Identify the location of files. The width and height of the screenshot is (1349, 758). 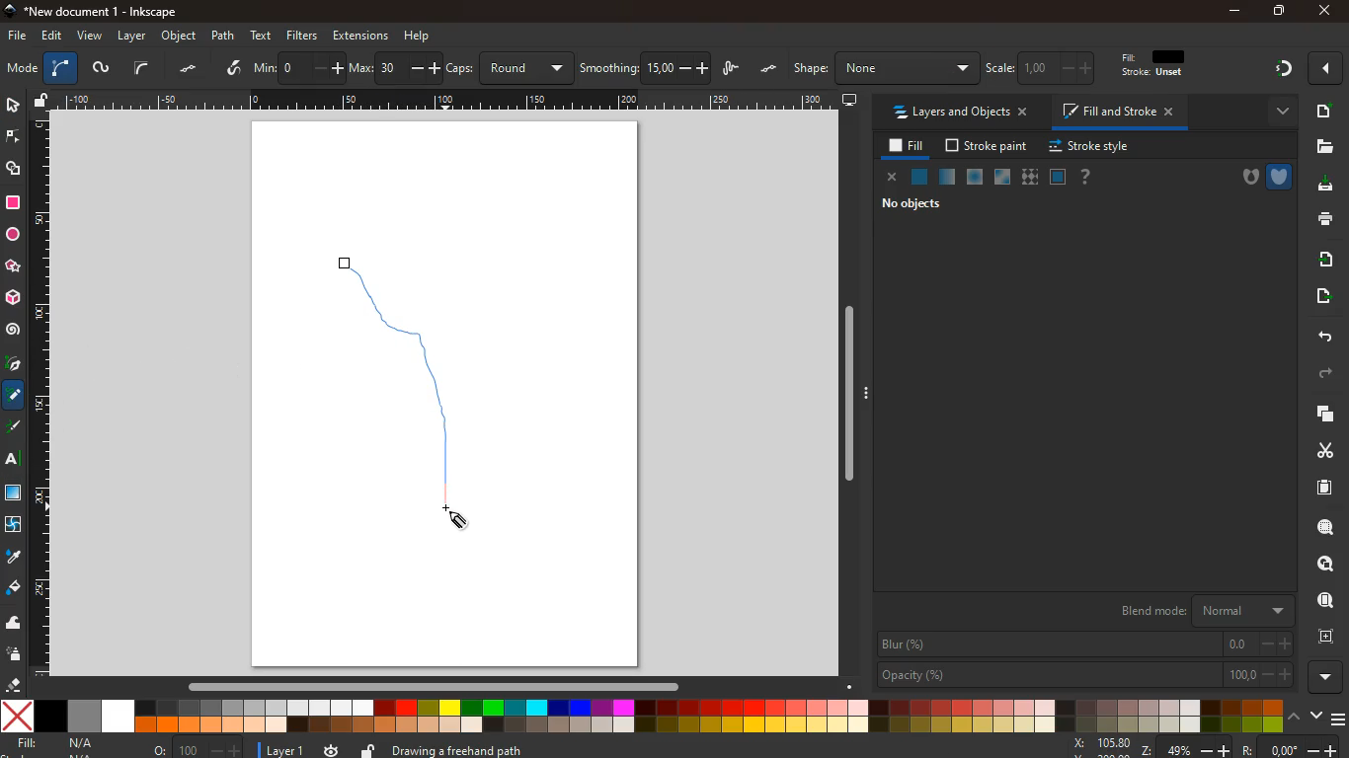
(1321, 146).